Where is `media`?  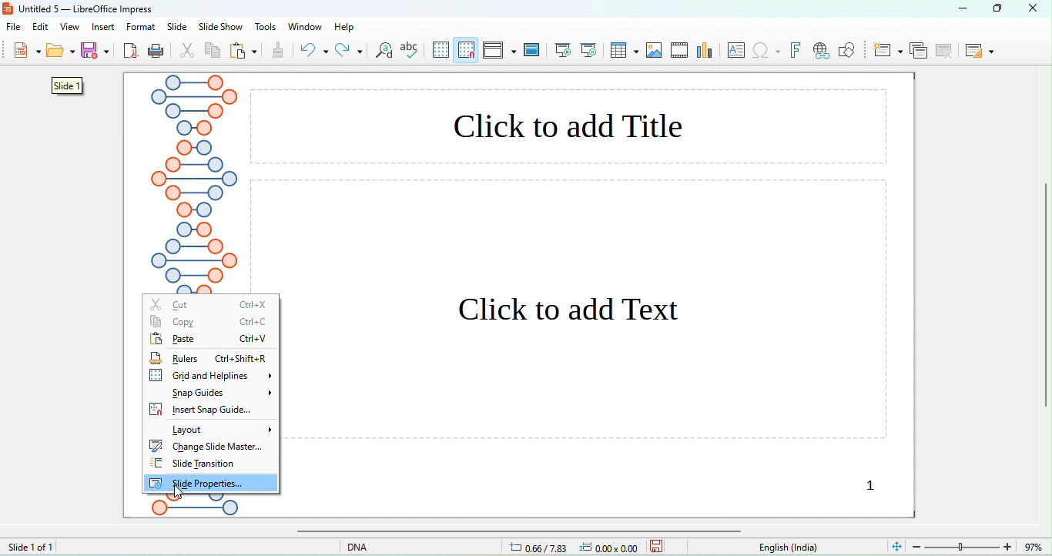 media is located at coordinates (680, 49).